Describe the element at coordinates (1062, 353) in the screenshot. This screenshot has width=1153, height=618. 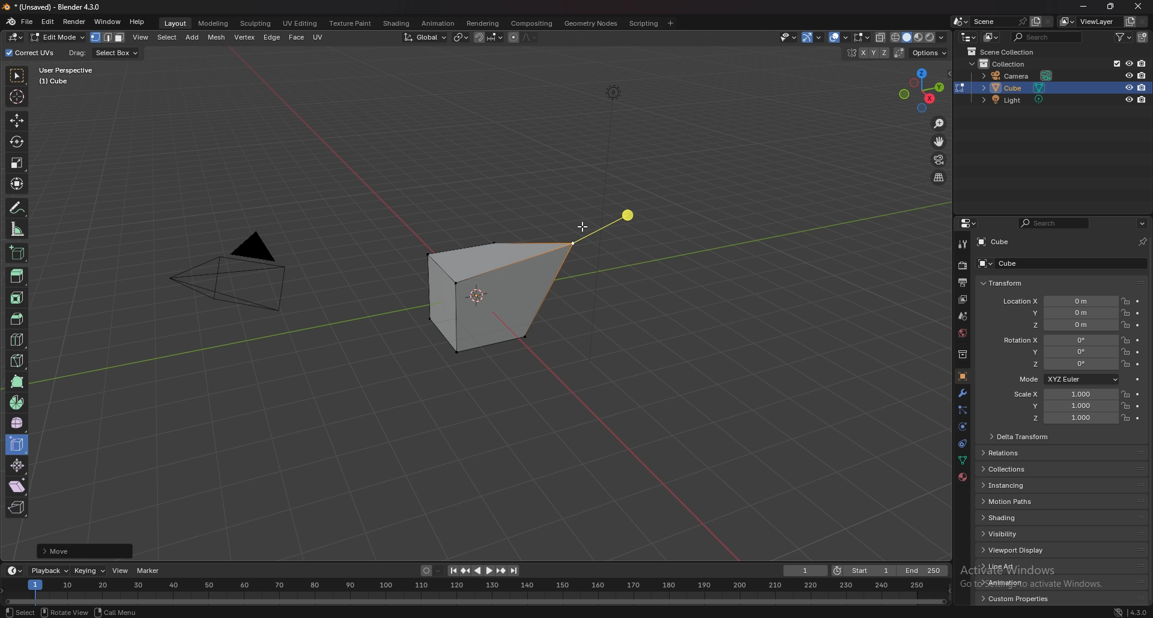
I see `rotation y` at that location.